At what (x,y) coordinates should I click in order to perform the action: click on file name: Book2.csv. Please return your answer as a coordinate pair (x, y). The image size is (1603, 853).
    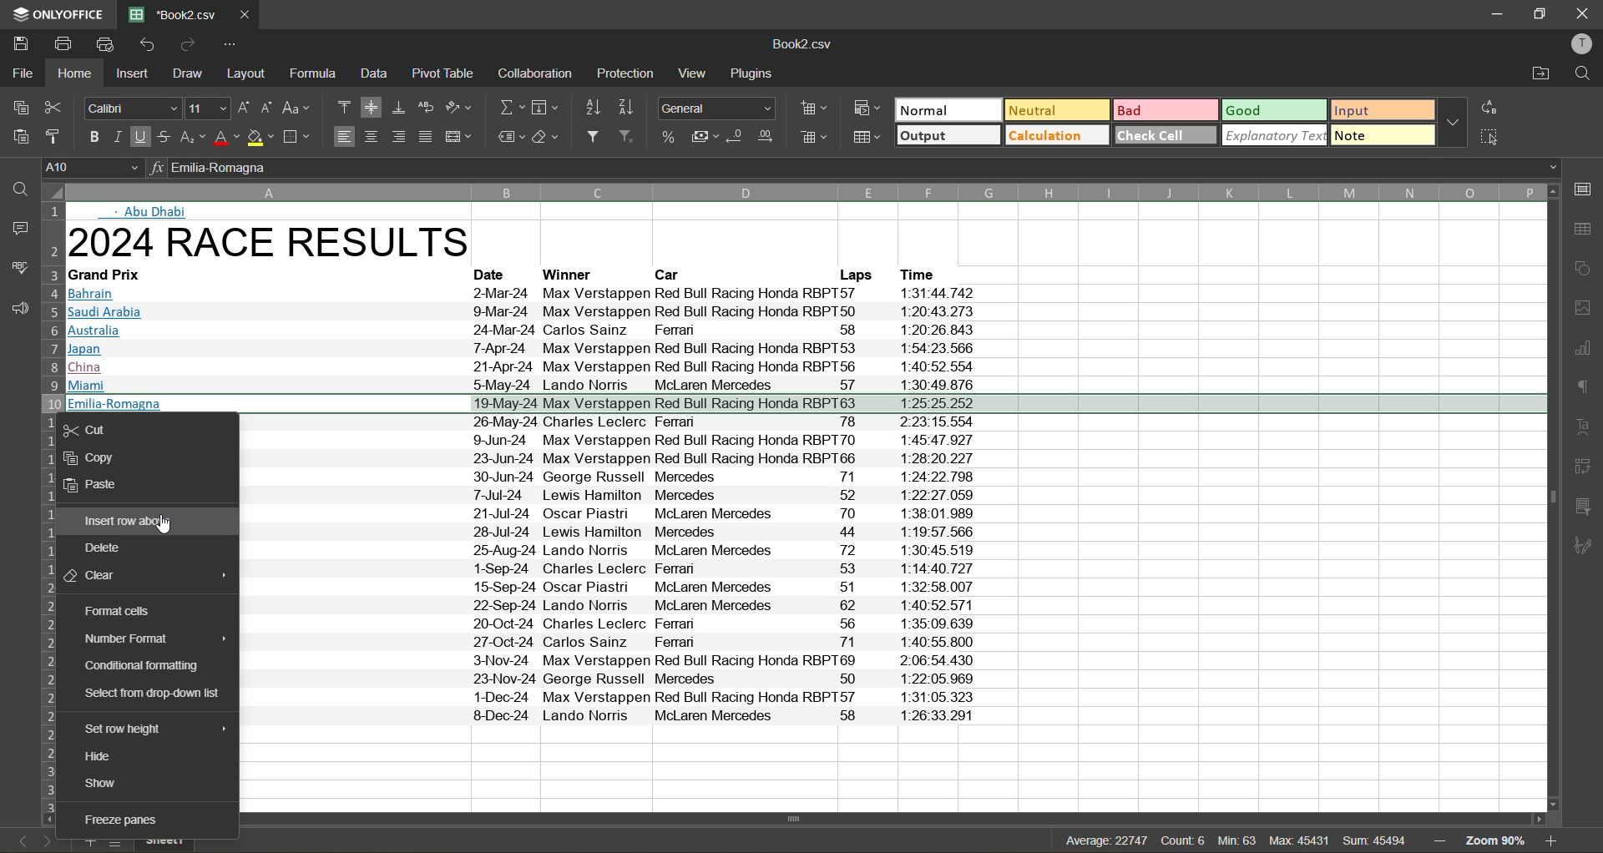
    Looking at the image, I should click on (807, 46).